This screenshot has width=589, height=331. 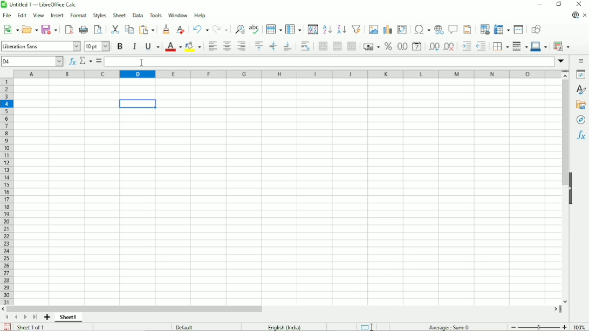 What do you see at coordinates (581, 74) in the screenshot?
I see `Properties` at bounding box center [581, 74].